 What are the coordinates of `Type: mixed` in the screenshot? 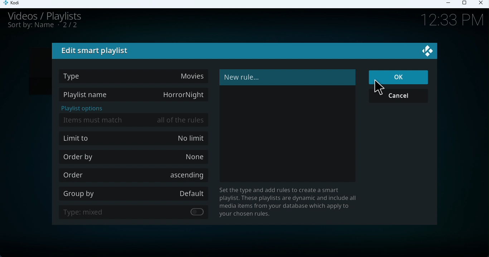 It's located at (137, 213).